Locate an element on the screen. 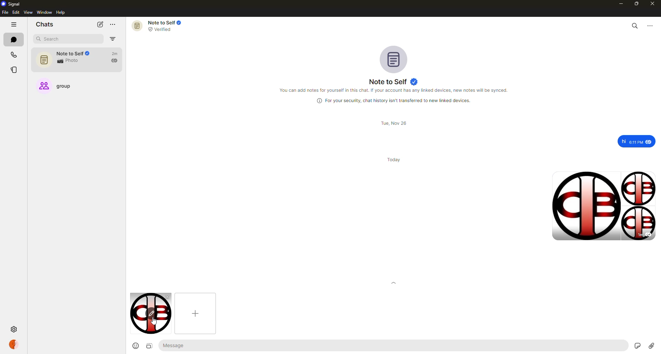  maximize is located at coordinates (635, 3).